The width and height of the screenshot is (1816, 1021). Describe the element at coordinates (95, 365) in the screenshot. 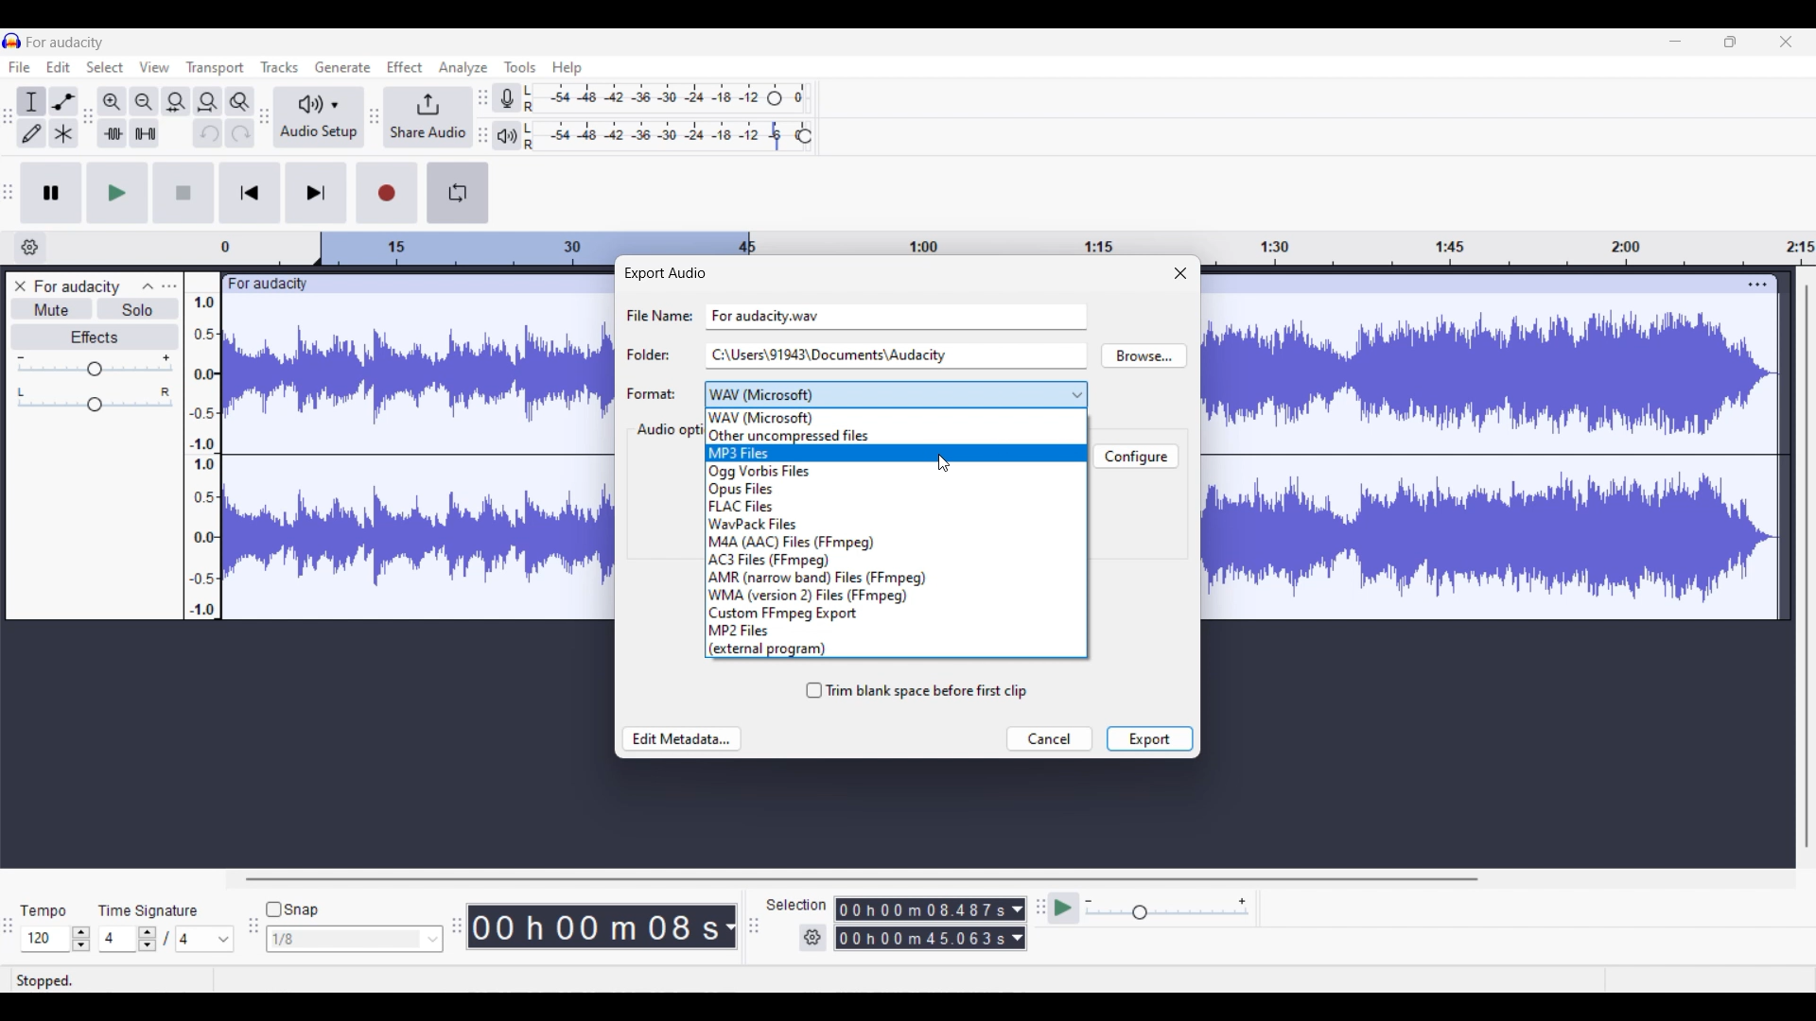

I see `Volume scale` at that location.